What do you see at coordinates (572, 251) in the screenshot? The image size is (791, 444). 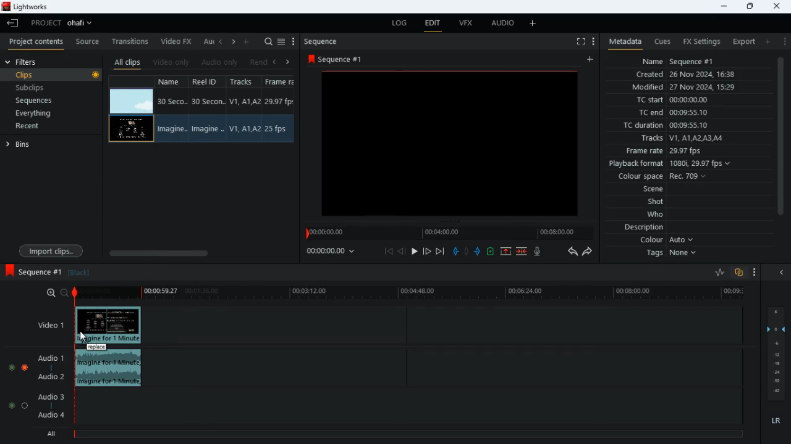 I see `backward` at bounding box center [572, 251].